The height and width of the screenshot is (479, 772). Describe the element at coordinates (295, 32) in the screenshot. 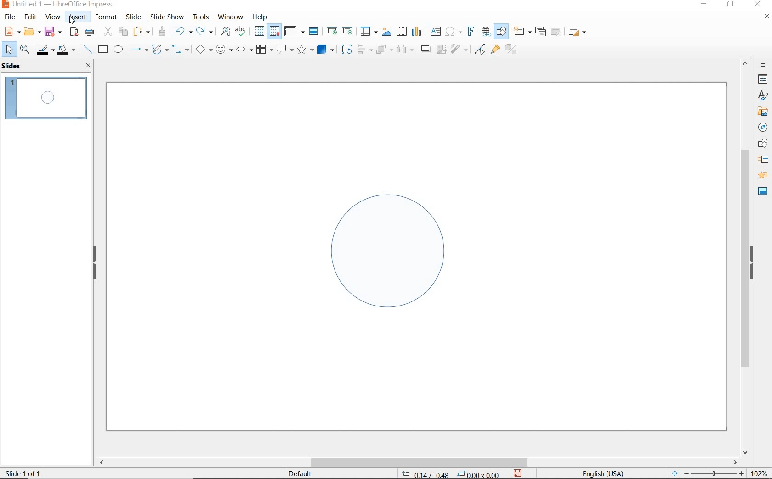

I see `display views` at that location.